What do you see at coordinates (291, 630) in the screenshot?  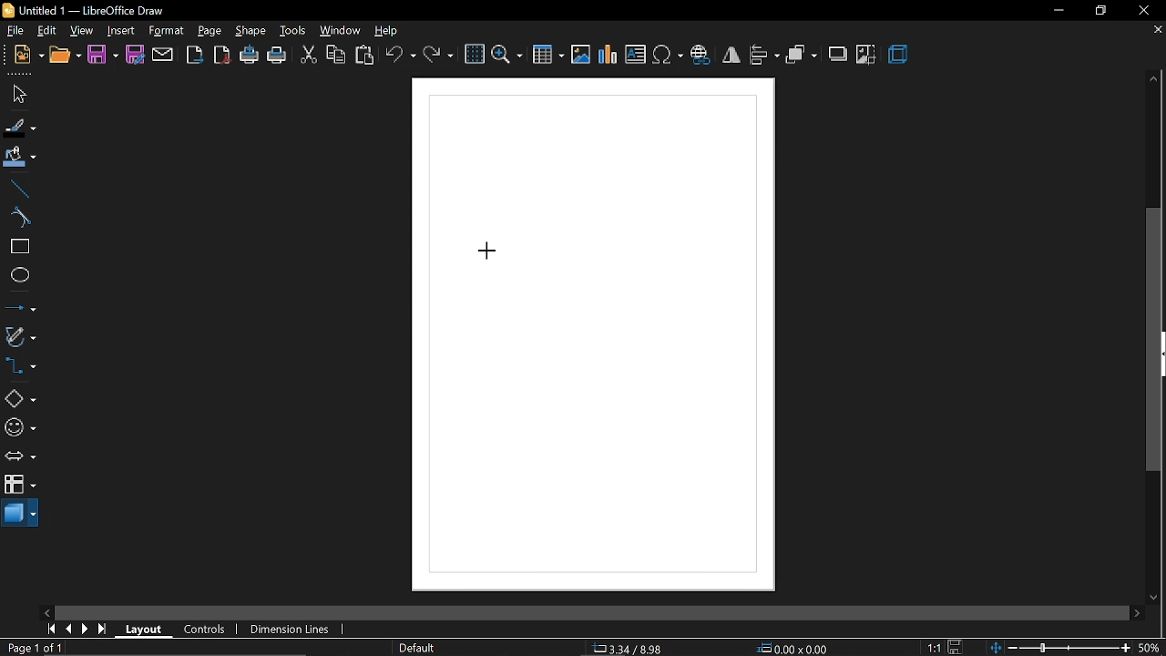 I see `dimension lines` at bounding box center [291, 630].